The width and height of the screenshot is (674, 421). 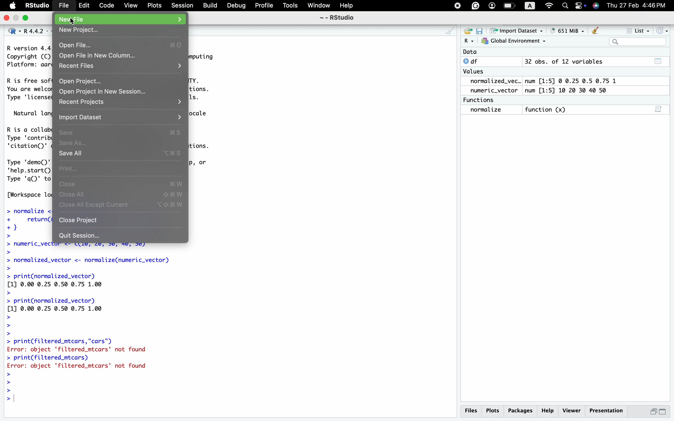 I want to click on cursor, so click(x=76, y=21).